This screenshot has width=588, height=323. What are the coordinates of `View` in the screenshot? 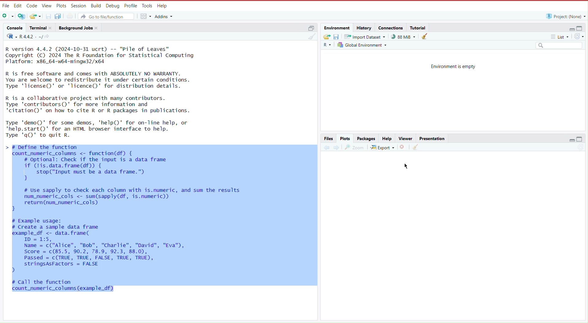 It's located at (46, 6).